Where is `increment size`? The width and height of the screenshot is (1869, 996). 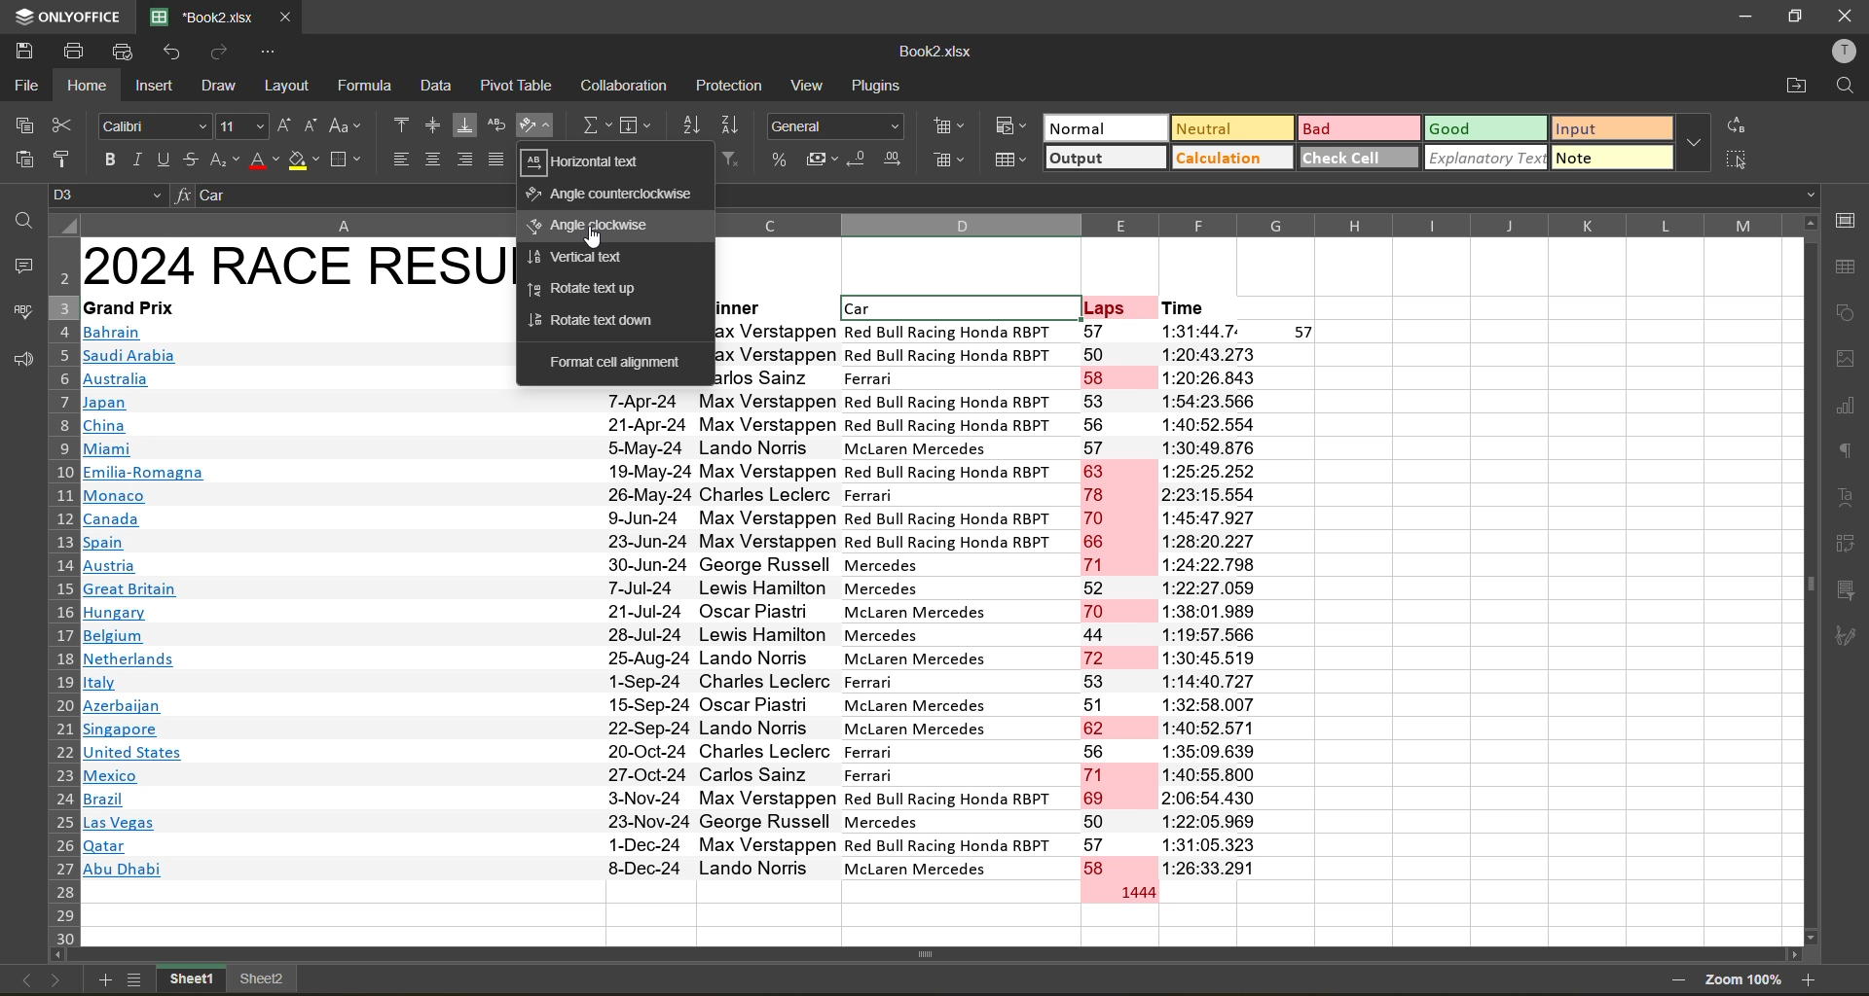 increment size is located at coordinates (287, 125).